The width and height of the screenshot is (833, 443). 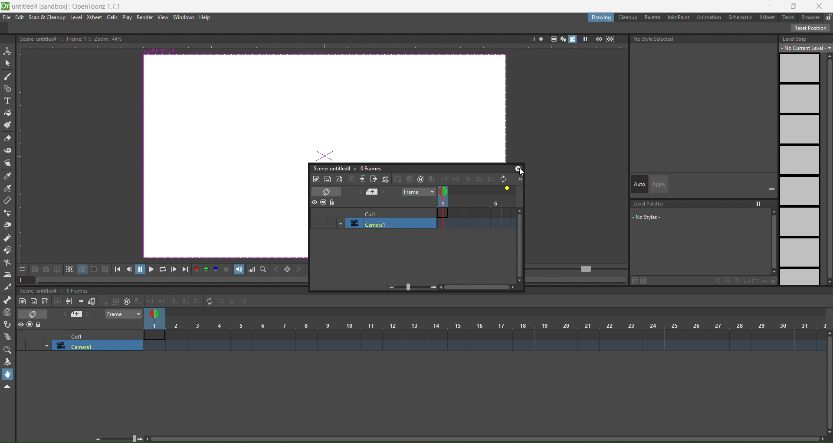 I want to click on rgb chanel, so click(x=207, y=270).